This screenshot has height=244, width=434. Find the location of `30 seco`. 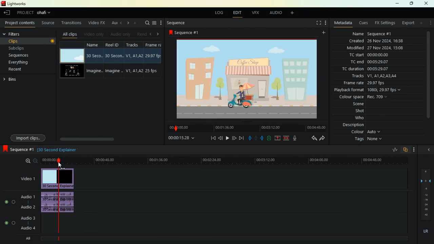

30 seco is located at coordinates (94, 56).